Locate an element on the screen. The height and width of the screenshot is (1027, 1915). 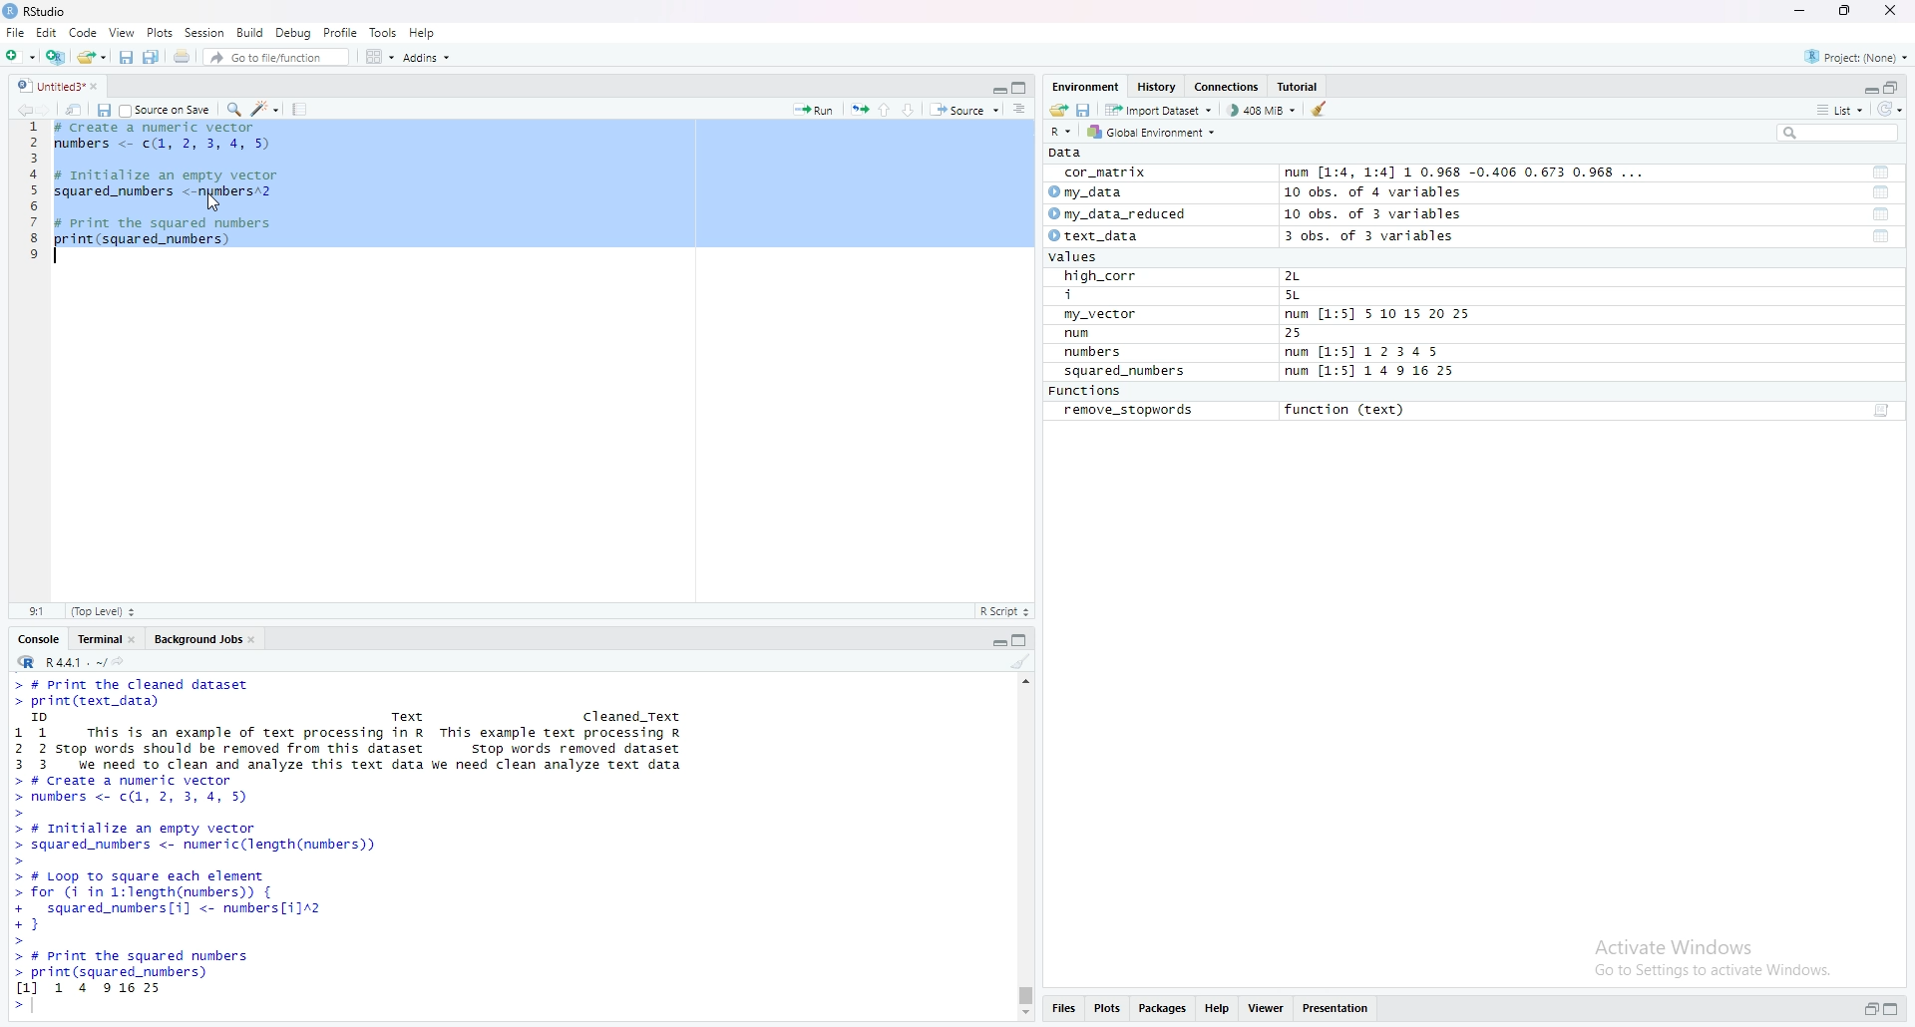
© text_data is located at coordinates (1096, 237).